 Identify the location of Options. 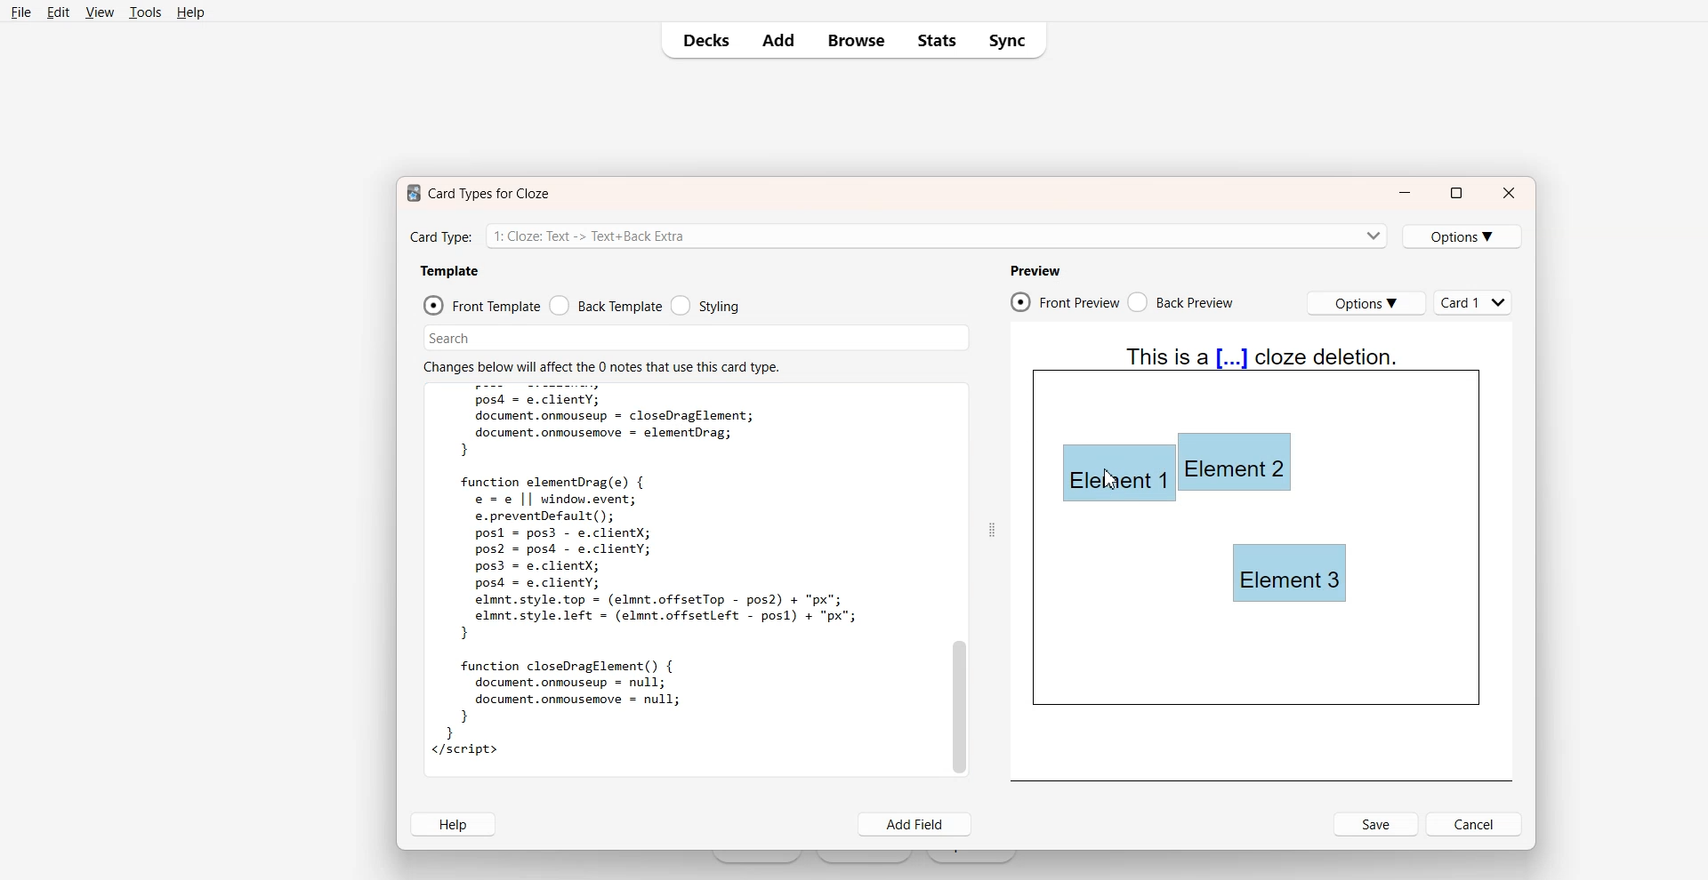
(1463, 236).